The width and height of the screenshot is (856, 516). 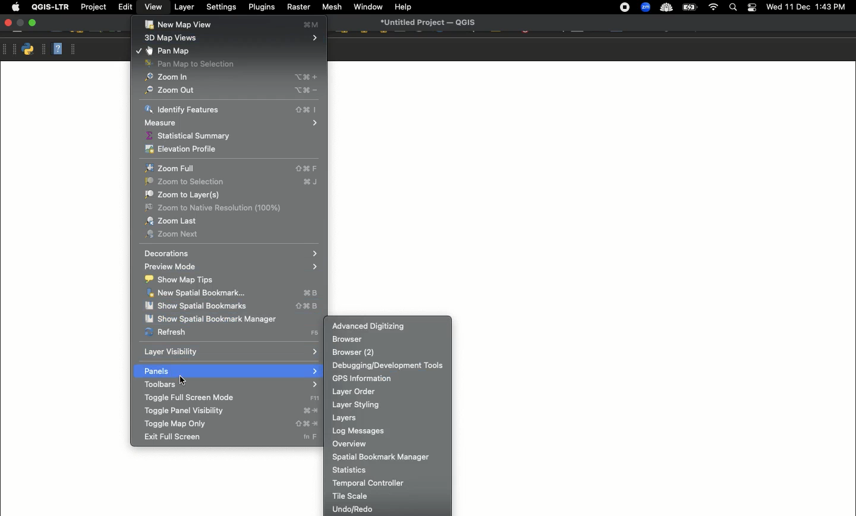 I want to click on Toolbars, so click(x=229, y=384).